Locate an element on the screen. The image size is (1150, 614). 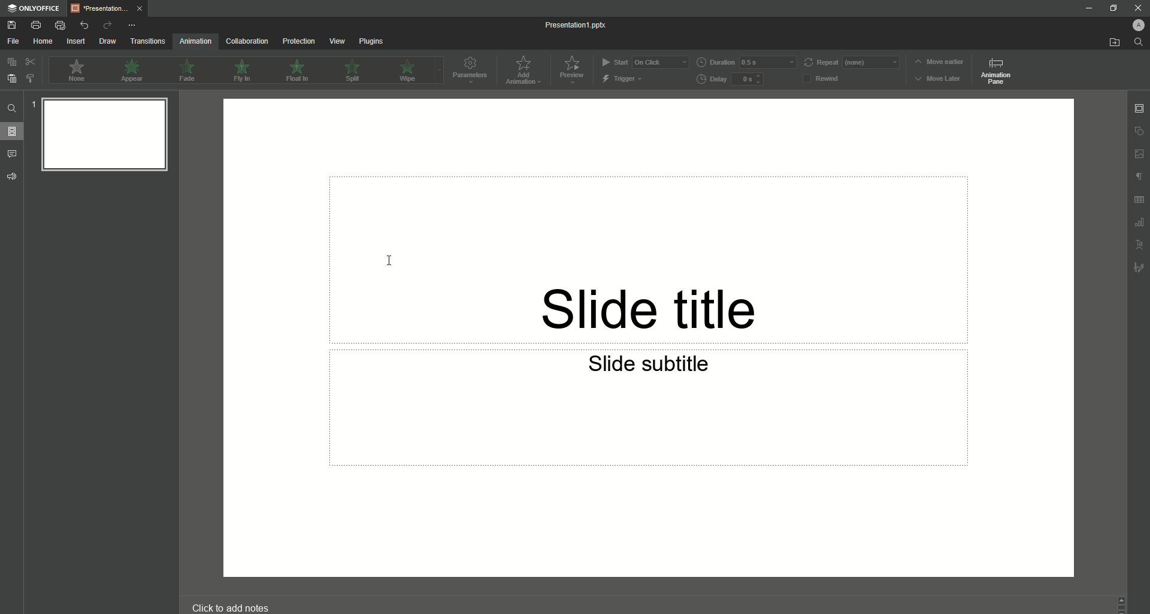
Cursor is located at coordinates (386, 256).